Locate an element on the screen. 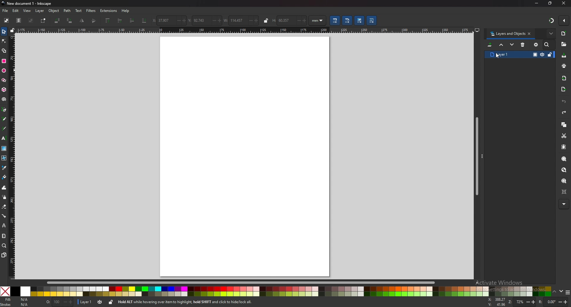 This screenshot has height=307, width=571. scale radii is located at coordinates (347, 21).